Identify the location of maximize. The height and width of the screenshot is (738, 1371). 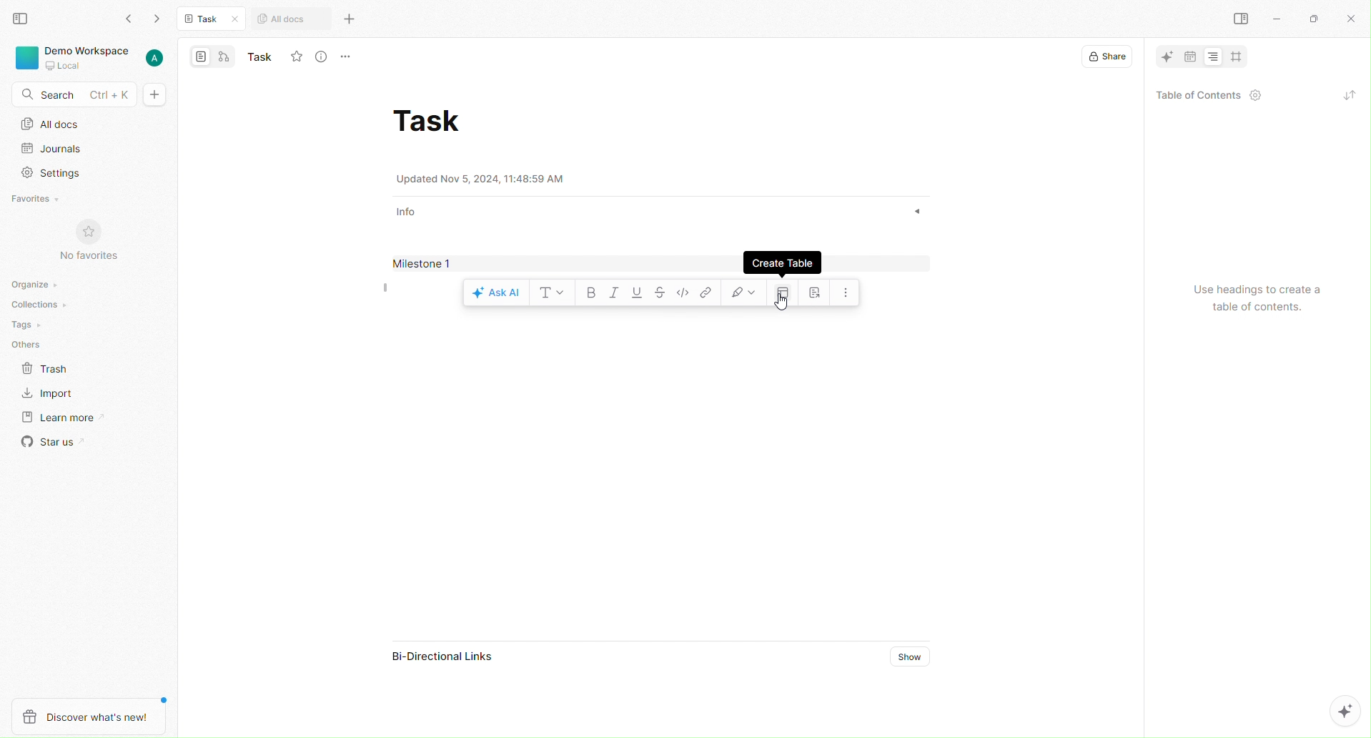
(1314, 19).